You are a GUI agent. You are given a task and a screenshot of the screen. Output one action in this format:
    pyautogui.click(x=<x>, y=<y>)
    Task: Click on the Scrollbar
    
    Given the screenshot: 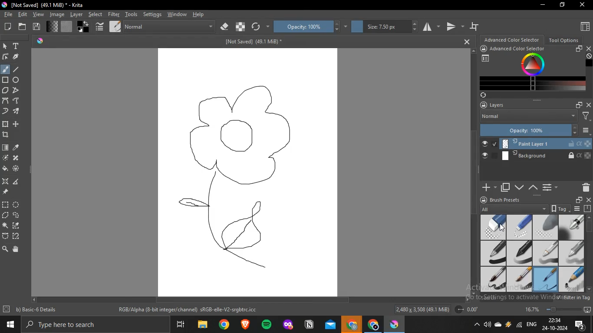 What is the action you would take?
    pyautogui.click(x=251, y=301)
    